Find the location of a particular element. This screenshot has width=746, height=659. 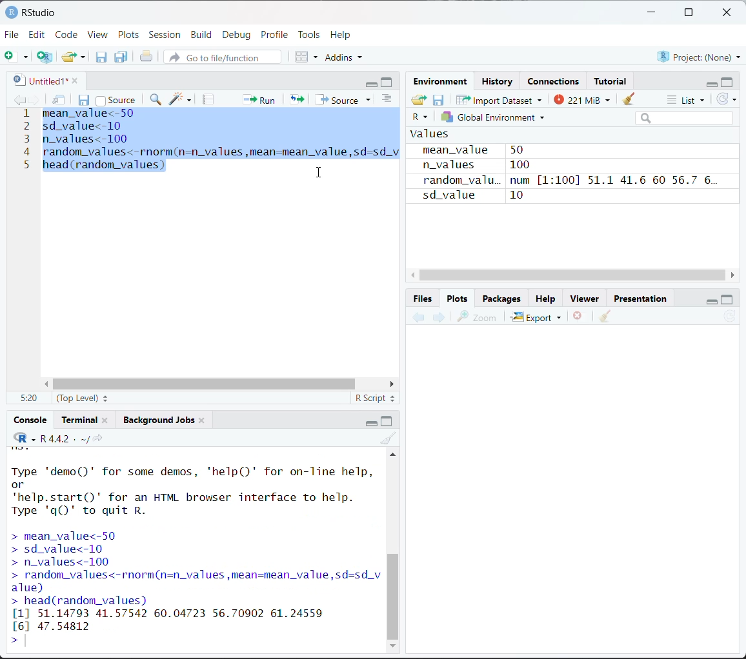

list is located at coordinates (688, 101).